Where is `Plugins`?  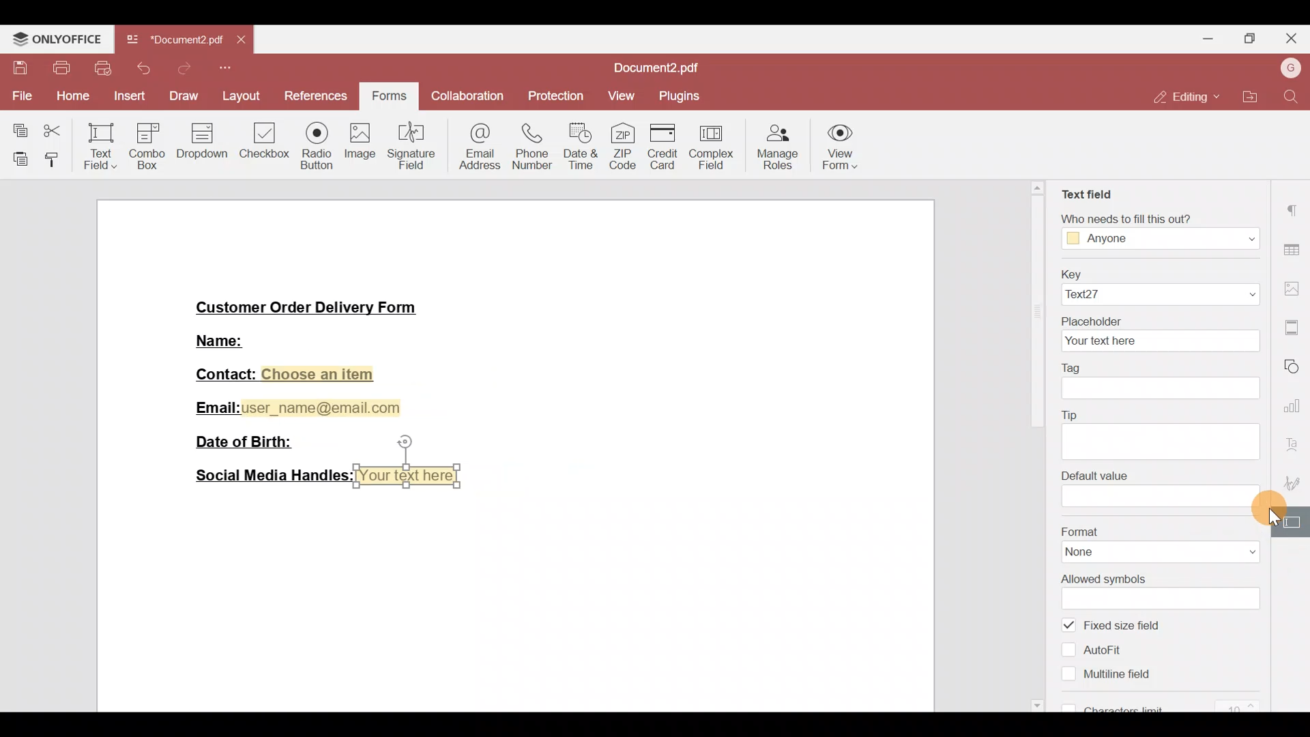
Plugins is located at coordinates (680, 96).